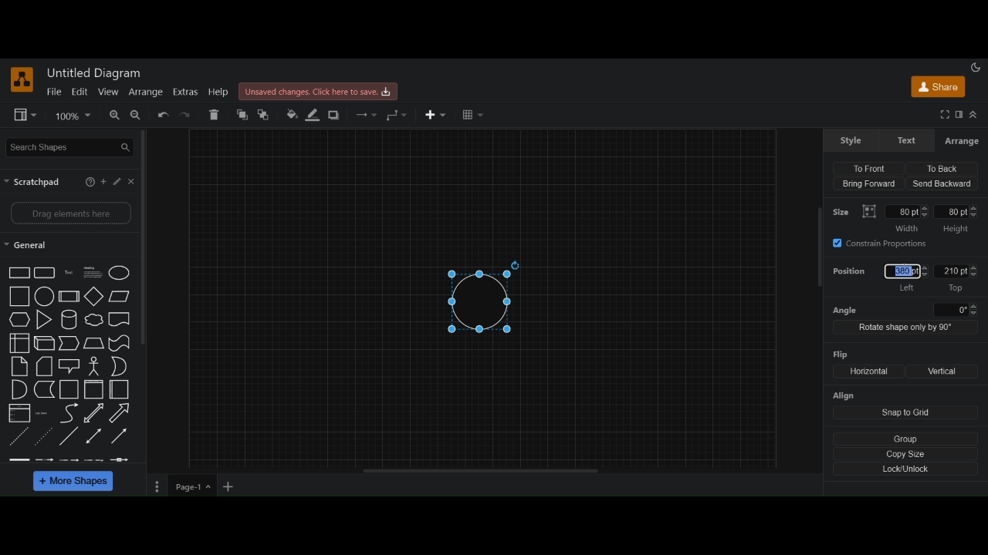  I want to click on insert, so click(438, 115).